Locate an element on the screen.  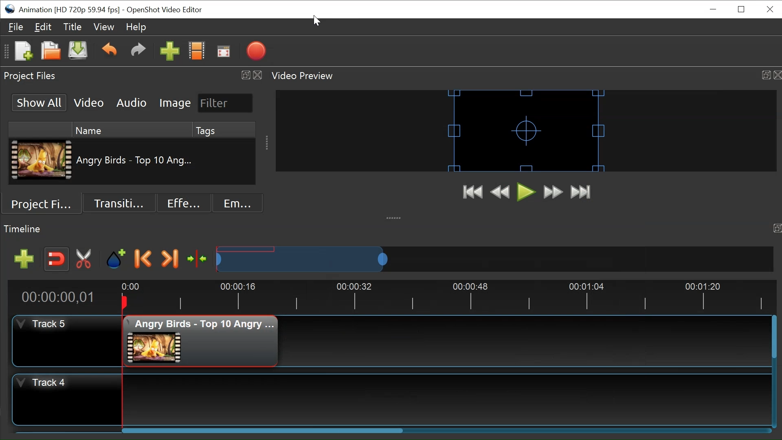
Current Position is located at coordinates (60, 298).